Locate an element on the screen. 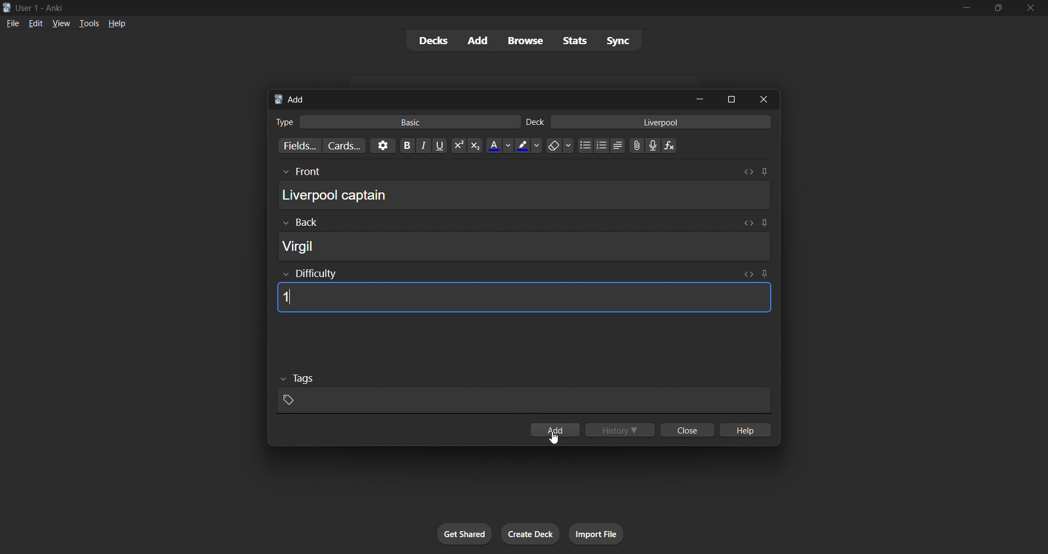 The image size is (1048, 554). Anki logo is located at coordinates (7, 8).